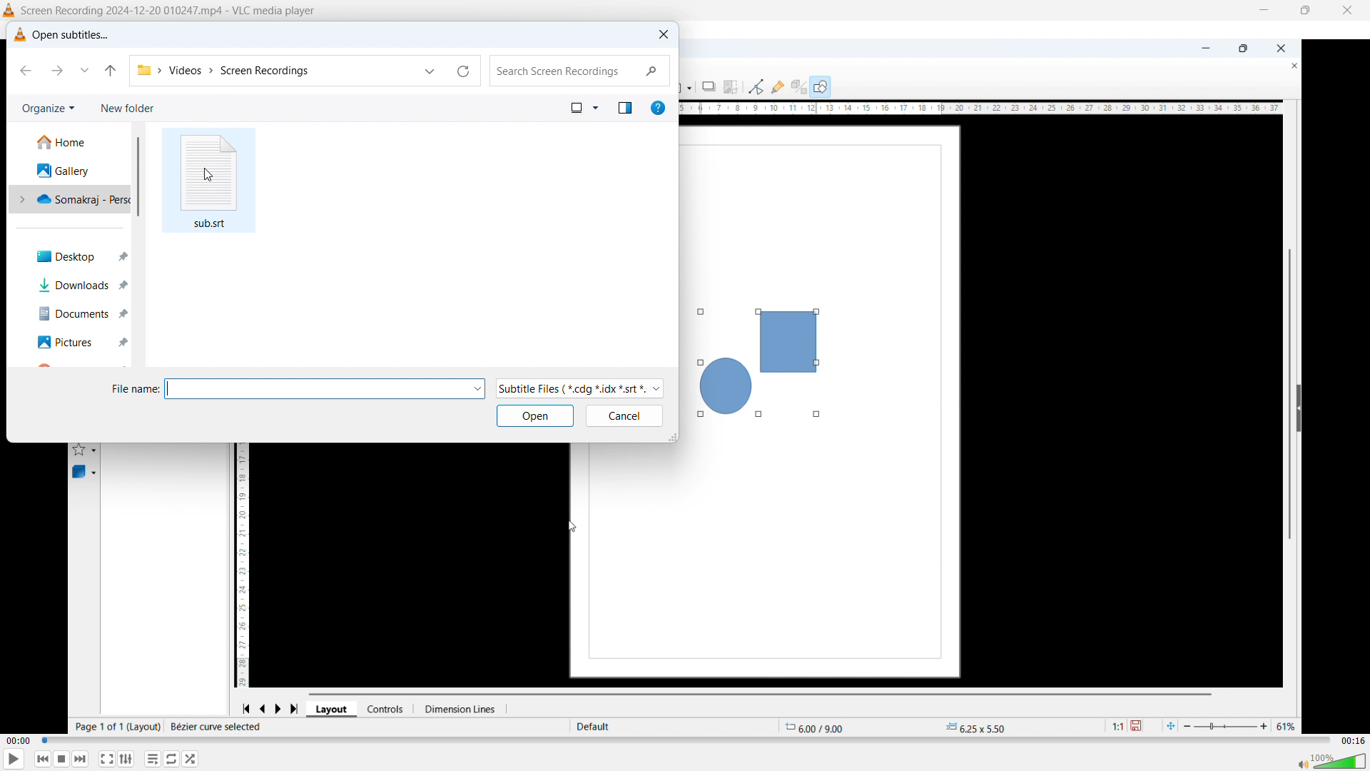 Image resolution: width=1370 pixels, height=771 pixels. Describe the element at coordinates (63, 759) in the screenshot. I see `Stop playback ` at that location.